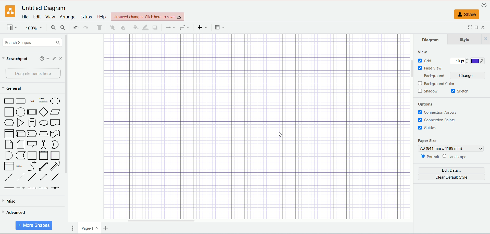 Image resolution: width=490 pixels, height=234 pixels. What do you see at coordinates (8, 155) in the screenshot?
I see `And` at bounding box center [8, 155].